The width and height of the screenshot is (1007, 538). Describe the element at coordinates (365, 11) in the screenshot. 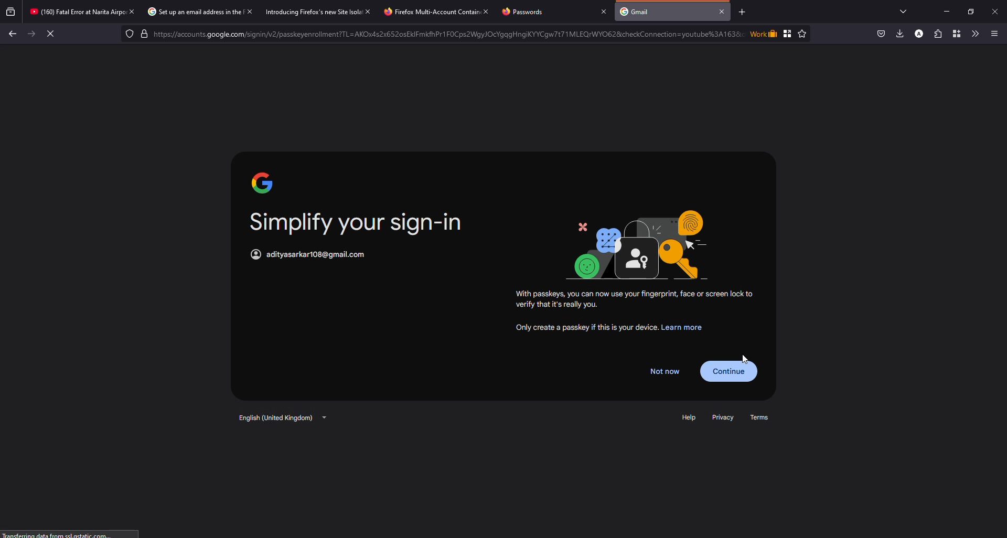

I see `close` at that location.